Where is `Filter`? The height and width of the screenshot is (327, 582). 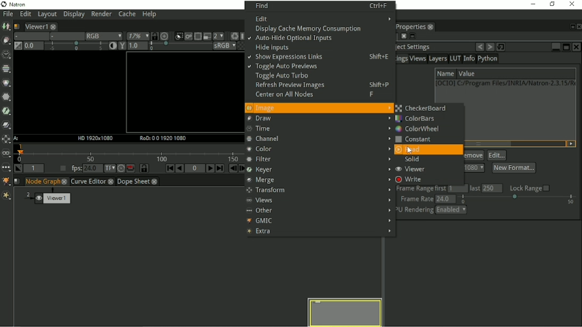
Filter is located at coordinates (6, 96).